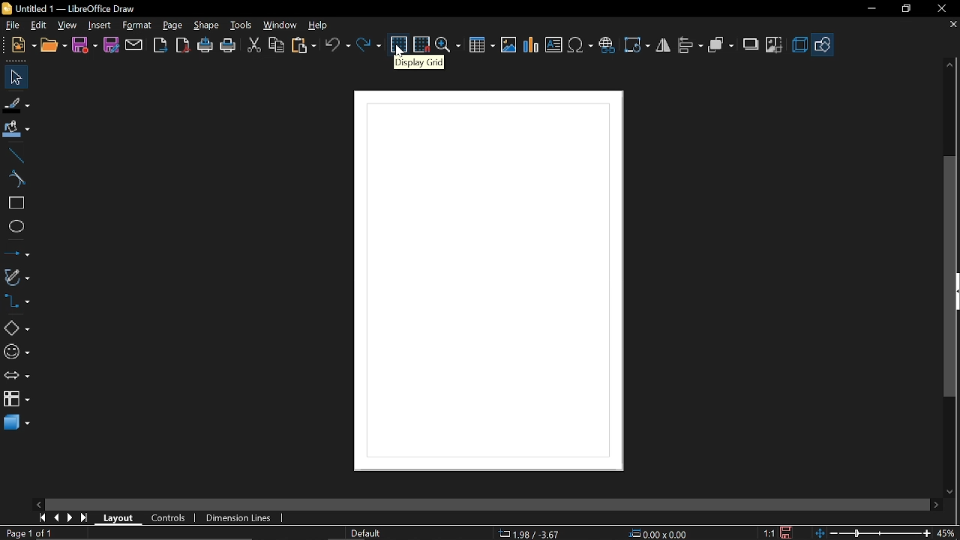 Image resolution: width=960 pixels, height=540 pixels. I want to click on restore down, so click(905, 10).